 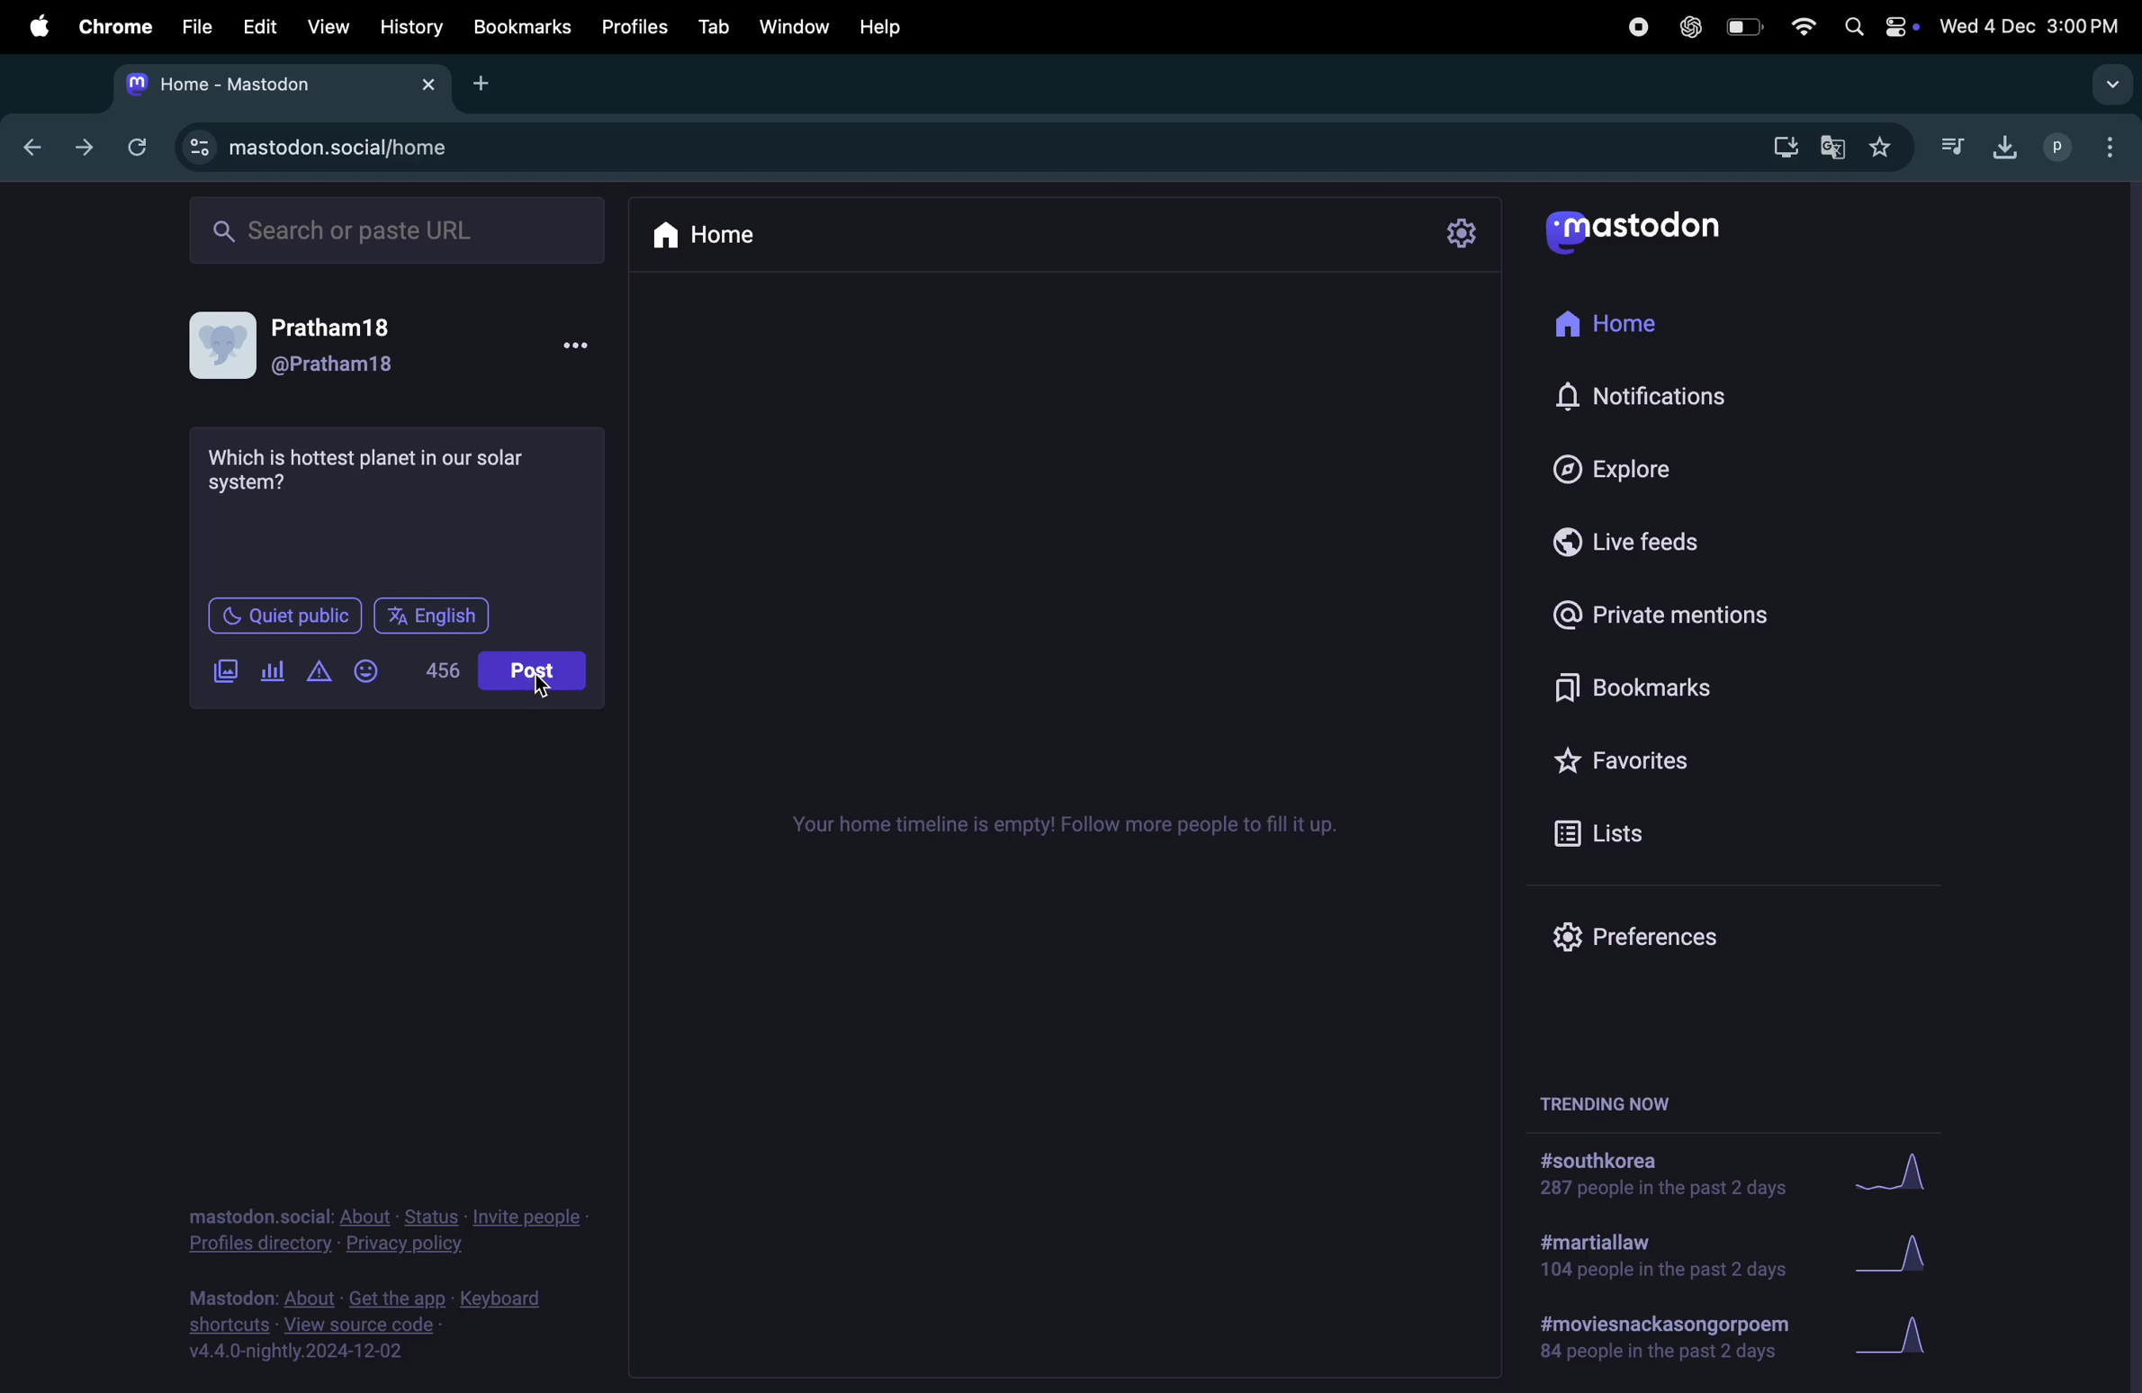 I want to click on user profile, so click(x=390, y=347).